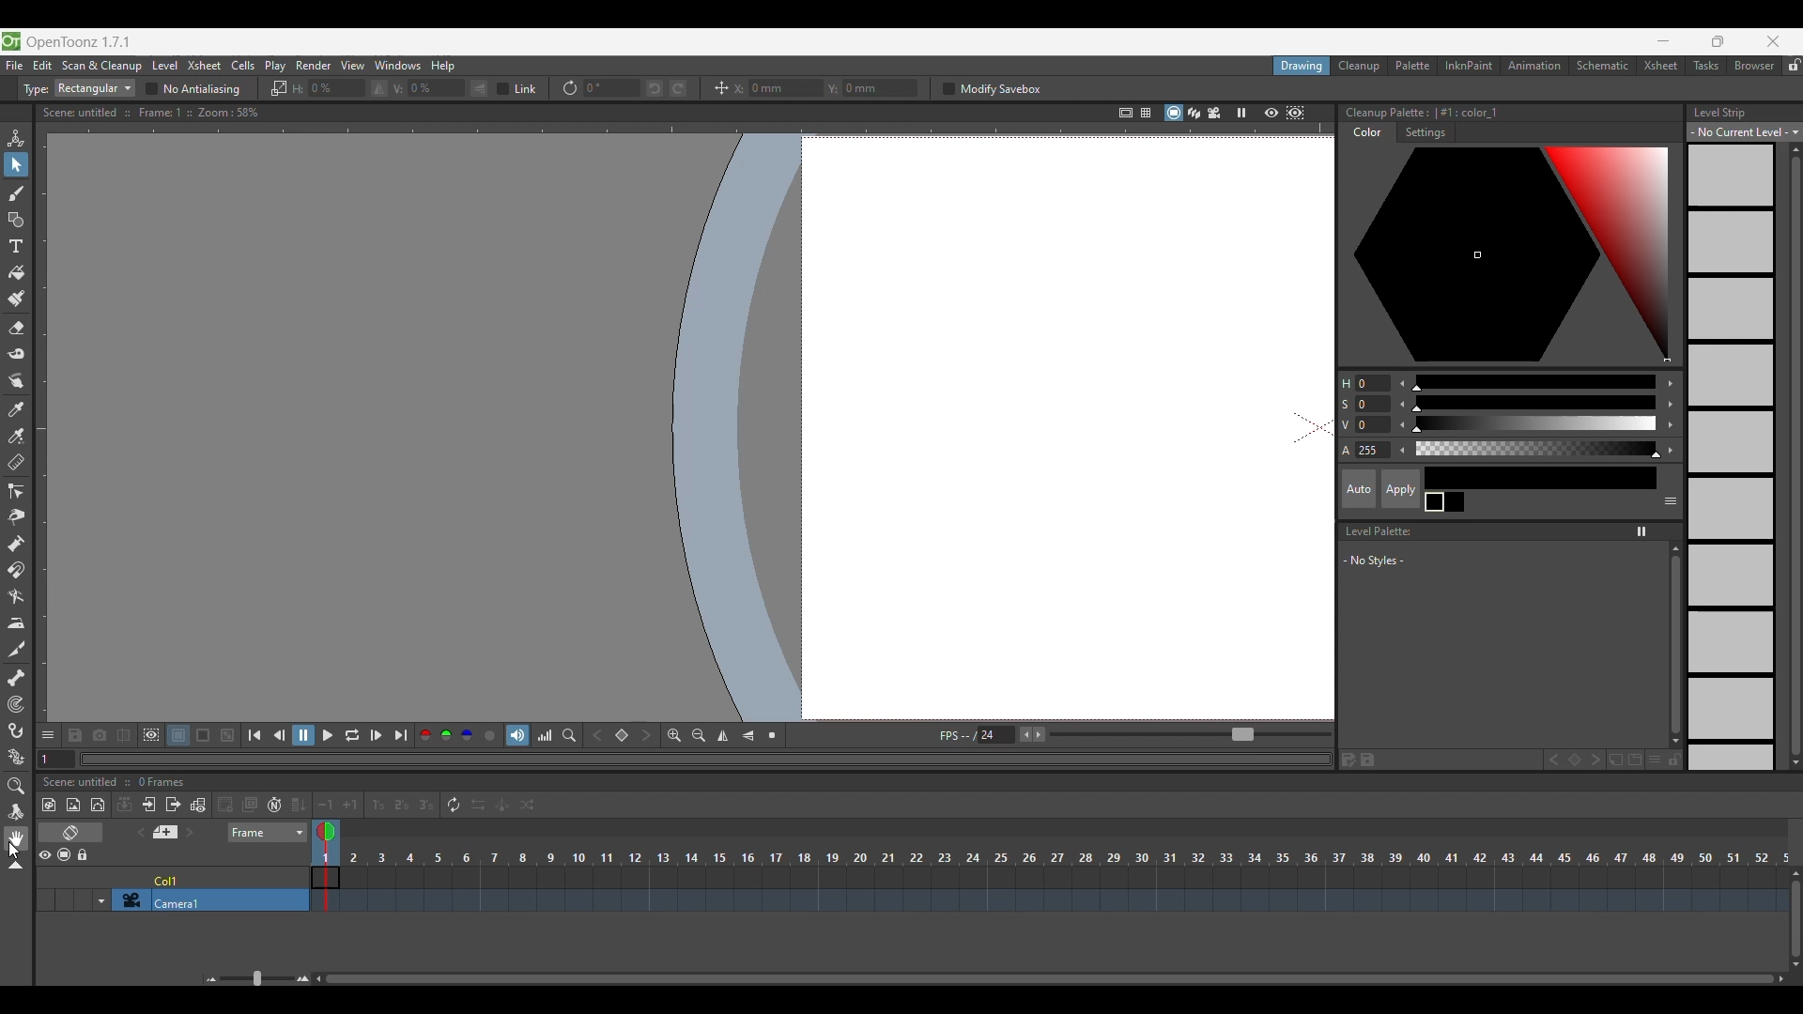 The height and width of the screenshot is (1014, 1803). Describe the element at coordinates (1191, 734) in the screenshot. I see `Slider to increase/decrease frames per second` at that location.